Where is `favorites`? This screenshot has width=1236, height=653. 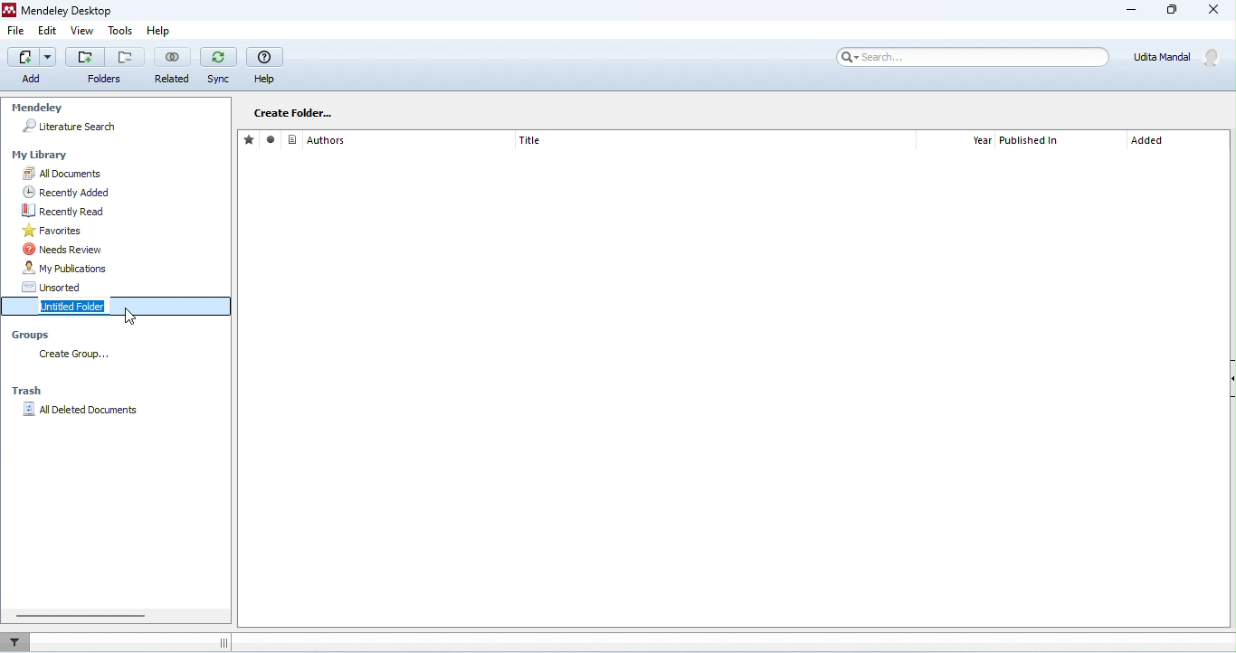 favorites is located at coordinates (121, 231).